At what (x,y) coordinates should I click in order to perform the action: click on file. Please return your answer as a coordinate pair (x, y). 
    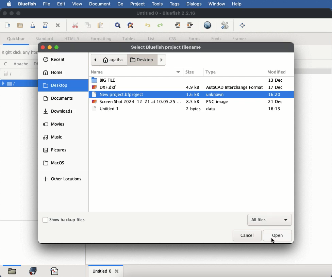
    Looking at the image, I should click on (19, 83).